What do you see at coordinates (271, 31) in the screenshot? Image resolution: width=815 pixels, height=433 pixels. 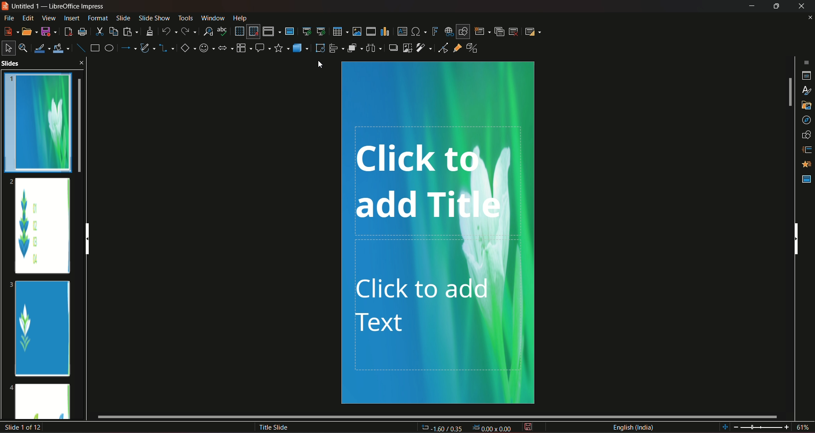 I see `display views` at bounding box center [271, 31].